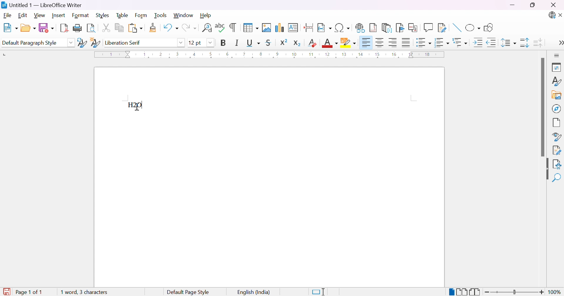 The image size is (564, 296). Describe the element at coordinates (293, 28) in the screenshot. I see `Insert text box` at that location.